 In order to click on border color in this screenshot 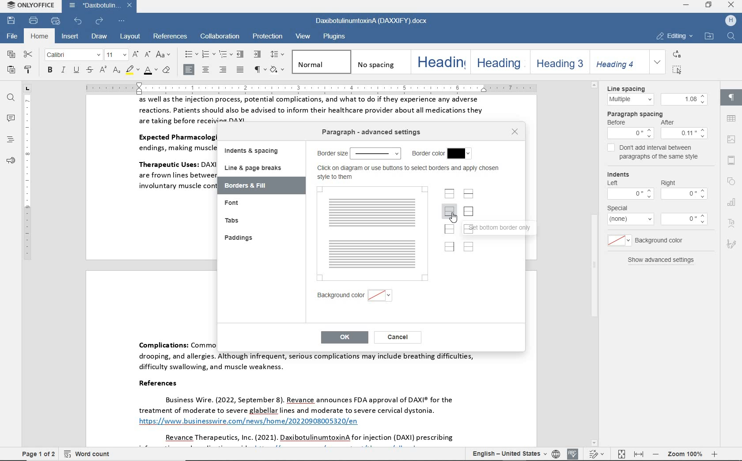, I will do `click(441, 154)`.